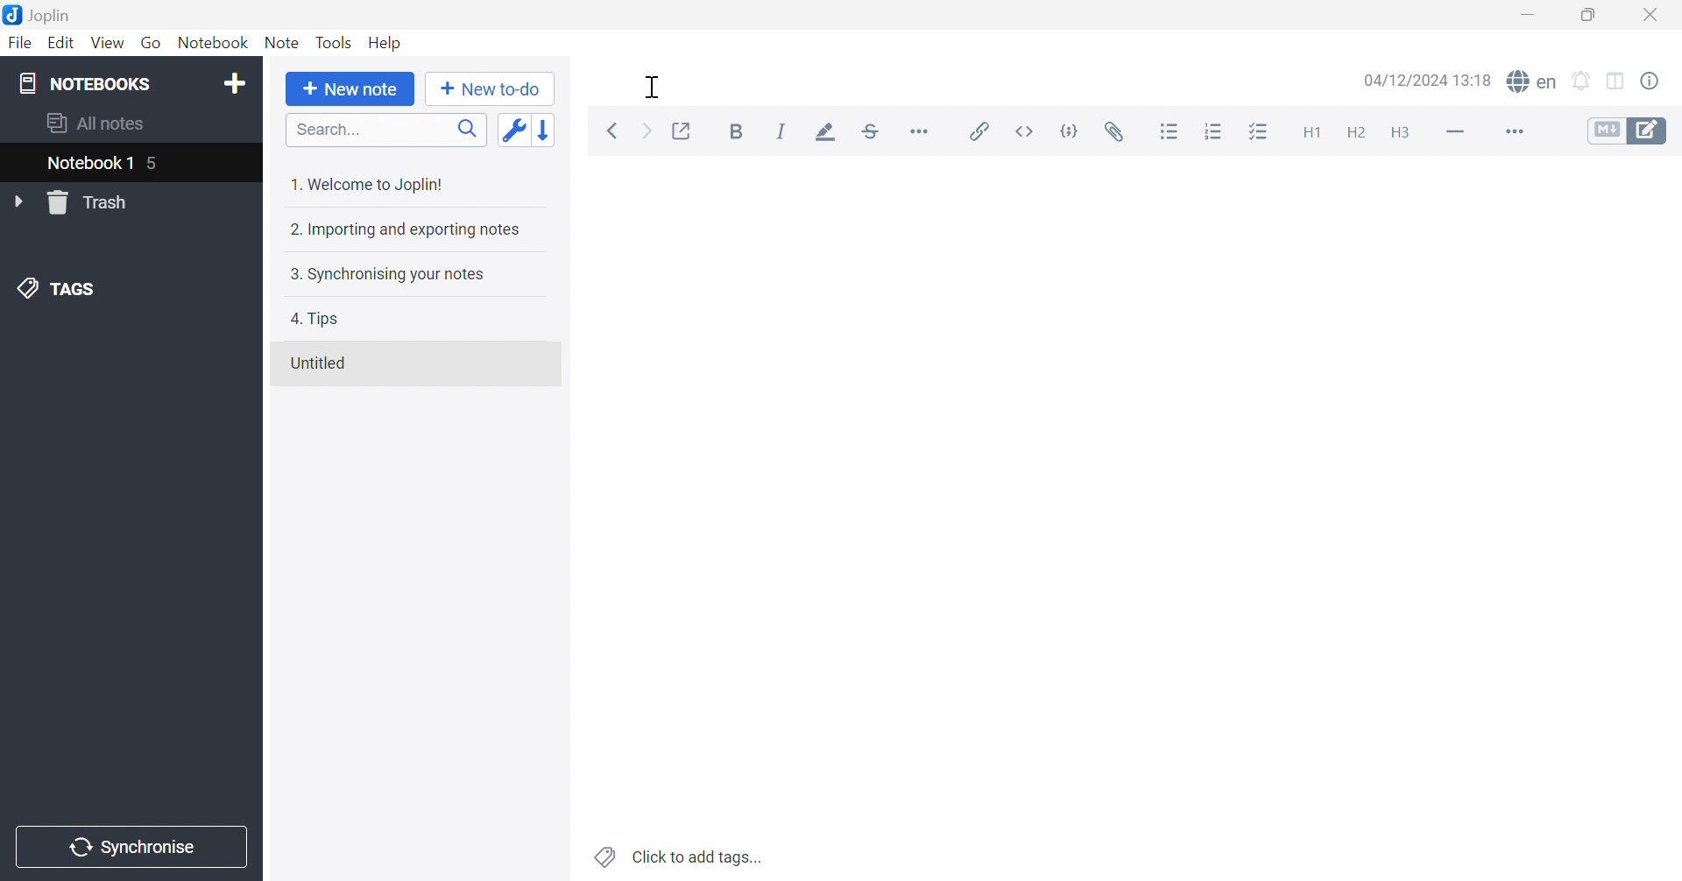 This screenshot has height=881, width=1682. Describe the element at coordinates (336, 41) in the screenshot. I see `Tools` at that location.